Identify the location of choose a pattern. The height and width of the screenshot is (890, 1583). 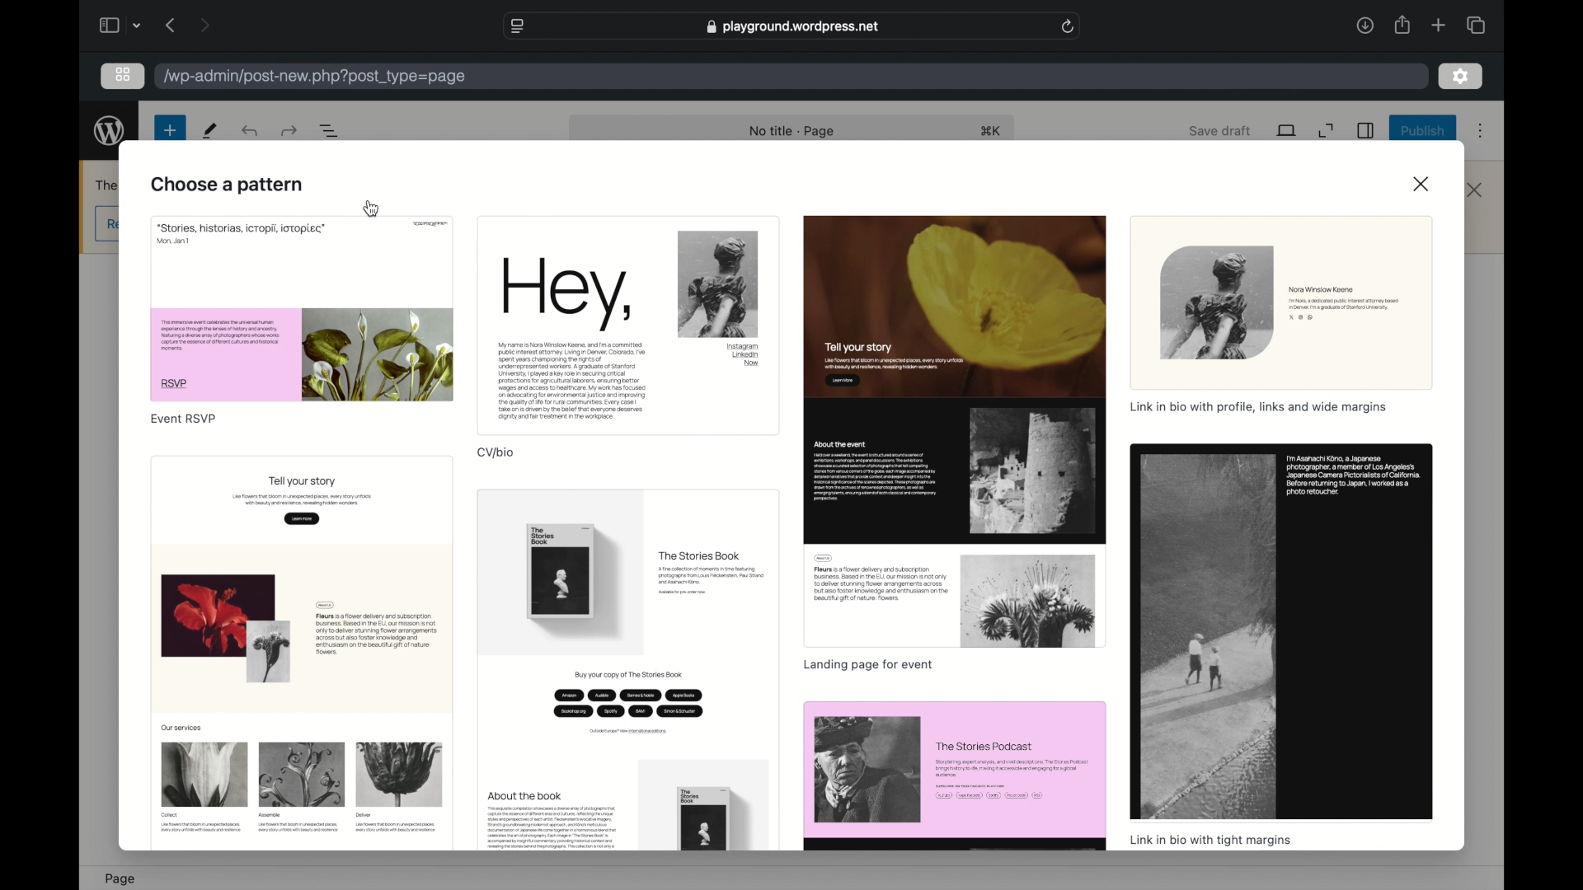
(227, 185).